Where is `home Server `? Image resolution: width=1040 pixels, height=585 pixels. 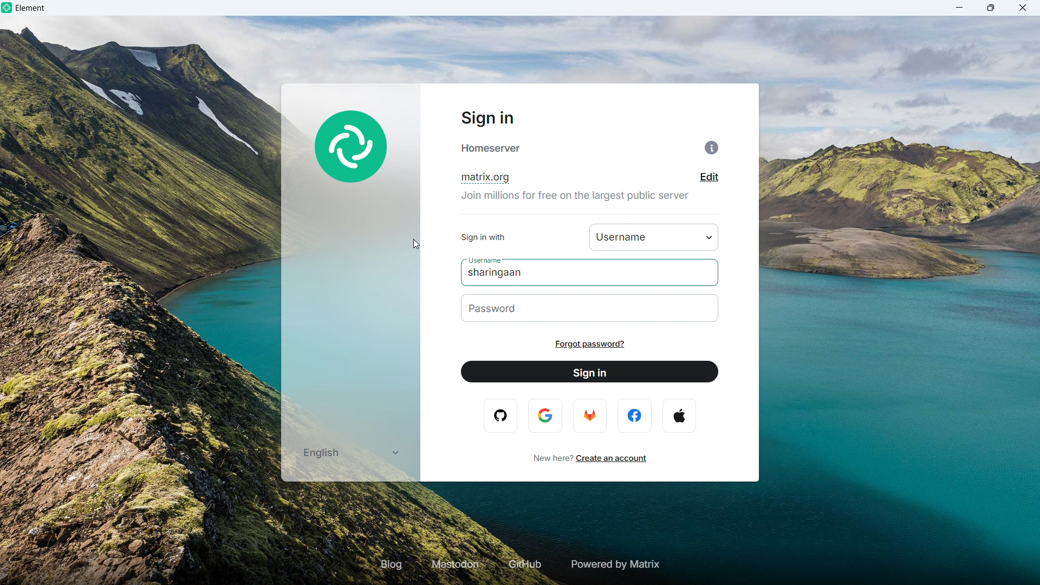
home Server  is located at coordinates (492, 148).